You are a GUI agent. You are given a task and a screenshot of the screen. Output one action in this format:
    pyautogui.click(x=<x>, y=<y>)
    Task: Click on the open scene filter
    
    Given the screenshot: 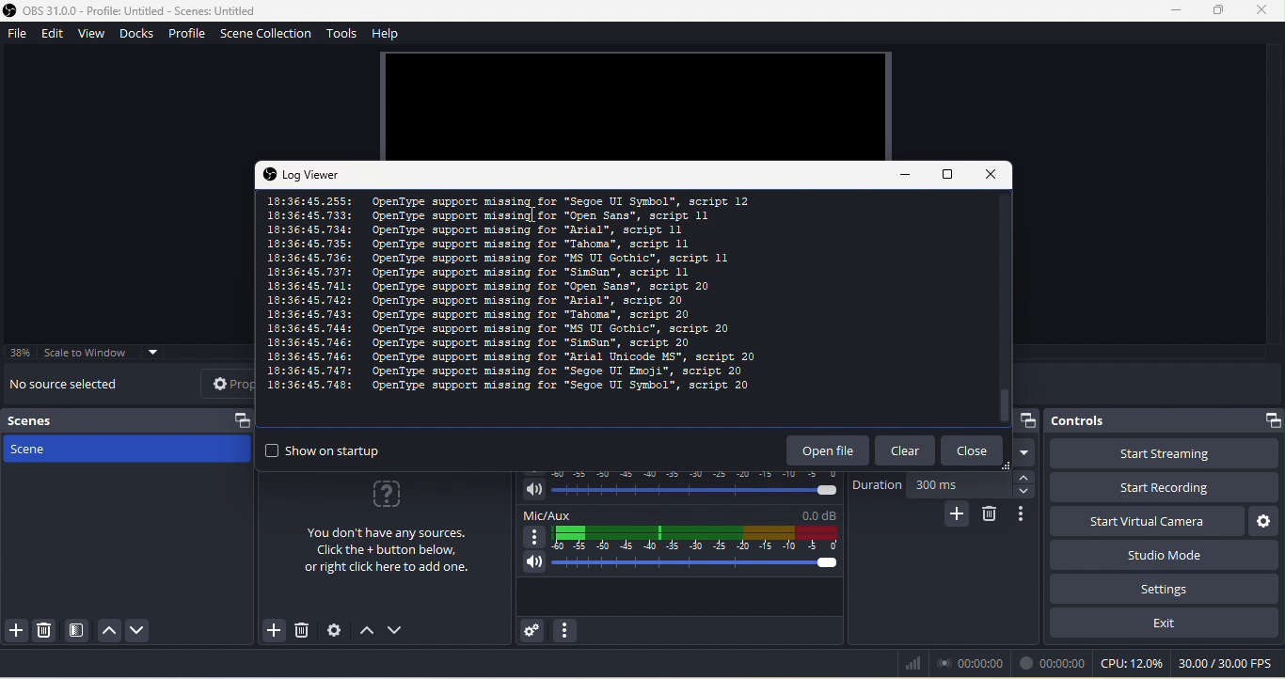 What is the action you would take?
    pyautogui.click(x=78, y=631)
    